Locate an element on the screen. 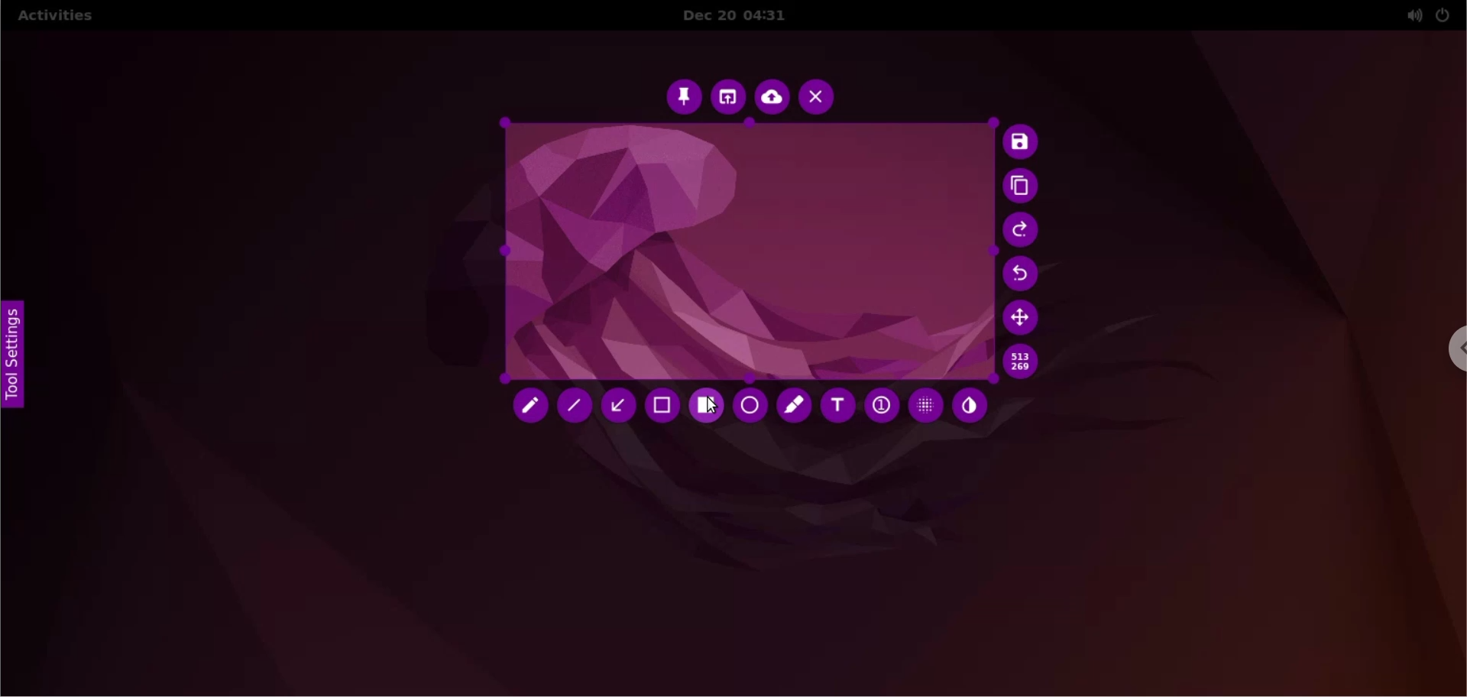  marker tool is located at coordinates (794, 408).